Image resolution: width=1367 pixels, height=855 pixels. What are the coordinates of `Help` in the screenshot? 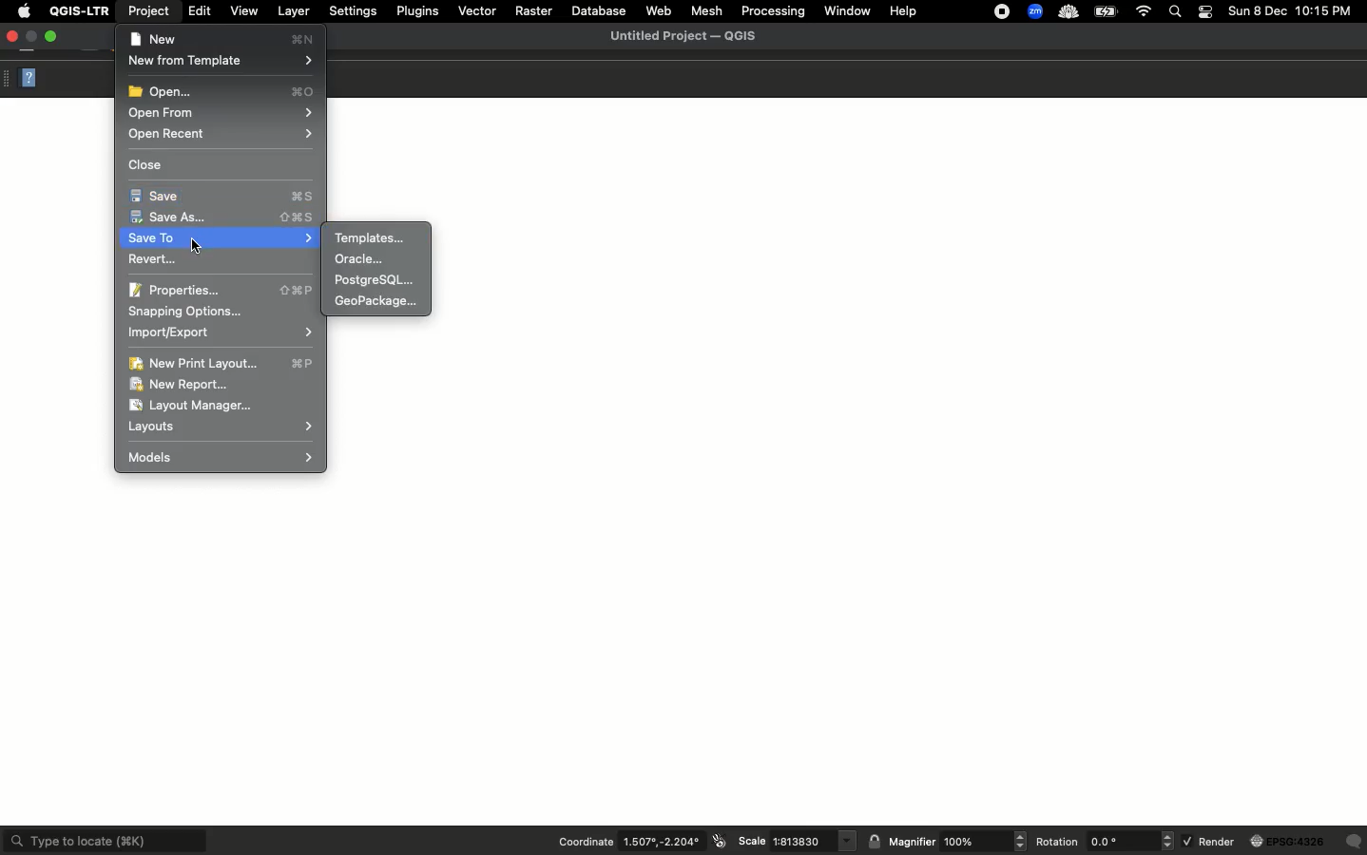 It's located at (32, 80).